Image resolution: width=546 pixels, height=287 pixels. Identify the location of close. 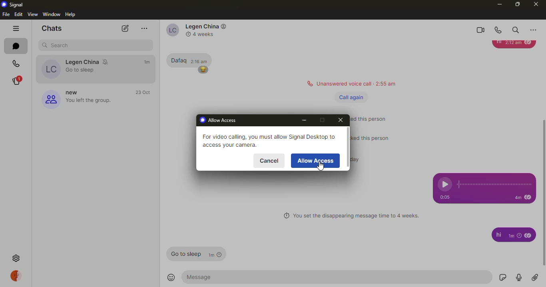
(341, 120).